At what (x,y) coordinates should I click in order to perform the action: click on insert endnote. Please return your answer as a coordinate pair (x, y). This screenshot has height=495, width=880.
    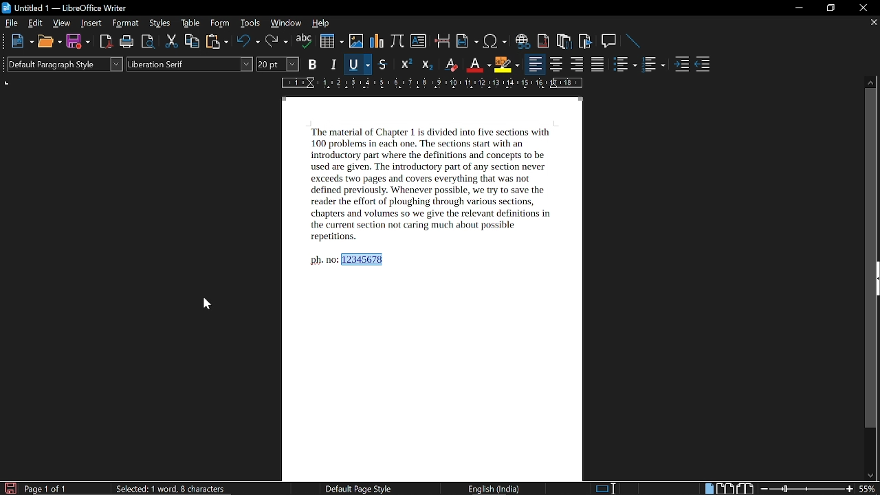
    Looking at the image, I should click on (565, 41).